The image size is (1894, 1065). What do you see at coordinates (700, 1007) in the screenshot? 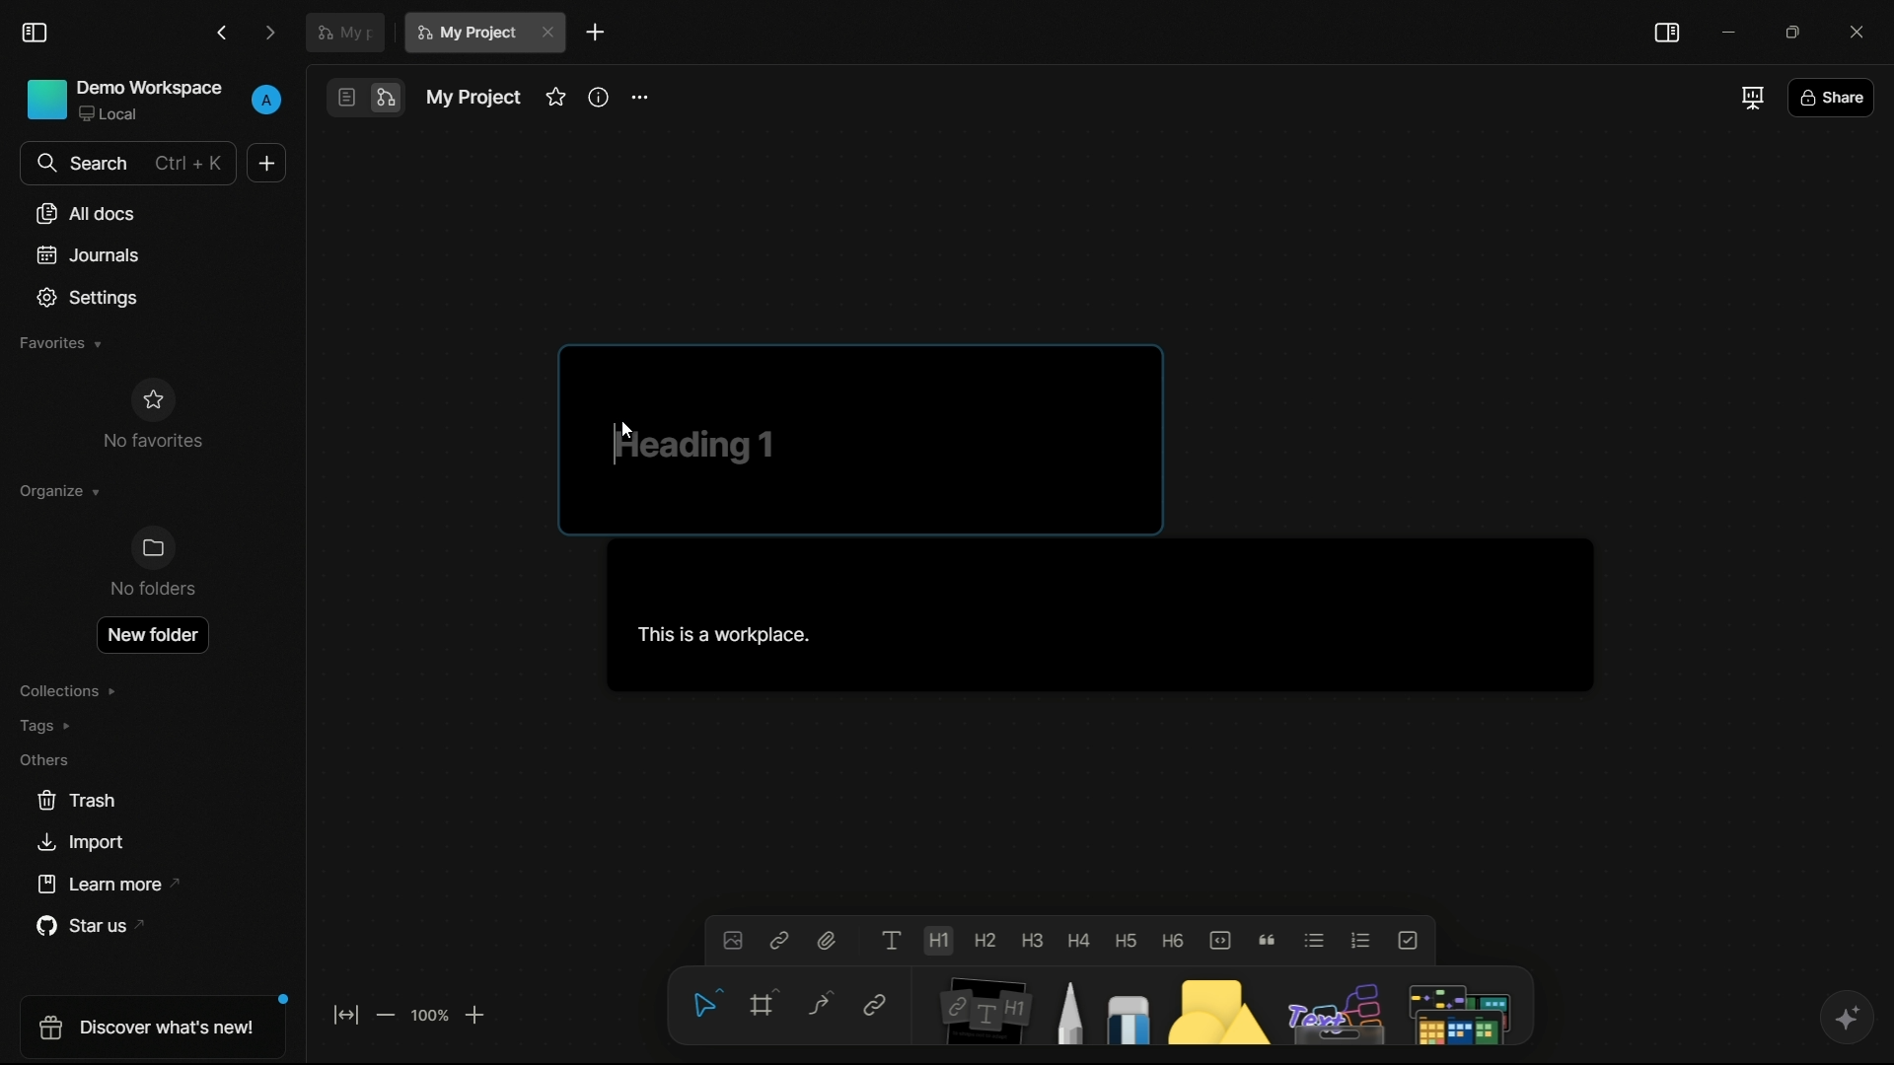
I see `select` at bounding box center [700, 1007].